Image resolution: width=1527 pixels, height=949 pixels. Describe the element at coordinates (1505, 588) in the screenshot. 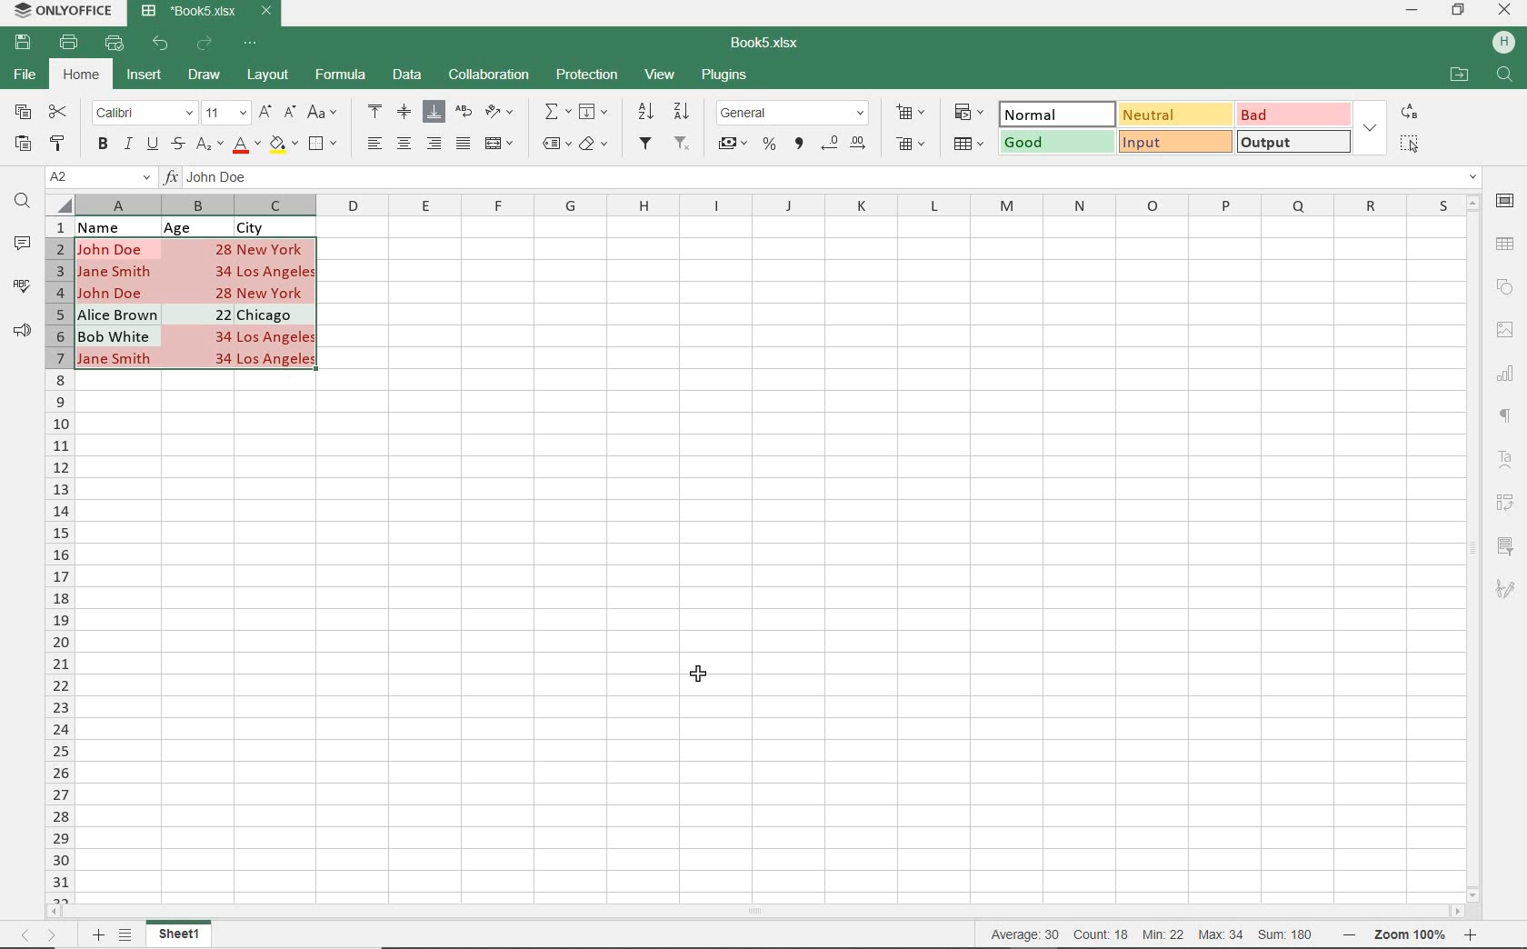

I see `SIGNATURE` at that location.